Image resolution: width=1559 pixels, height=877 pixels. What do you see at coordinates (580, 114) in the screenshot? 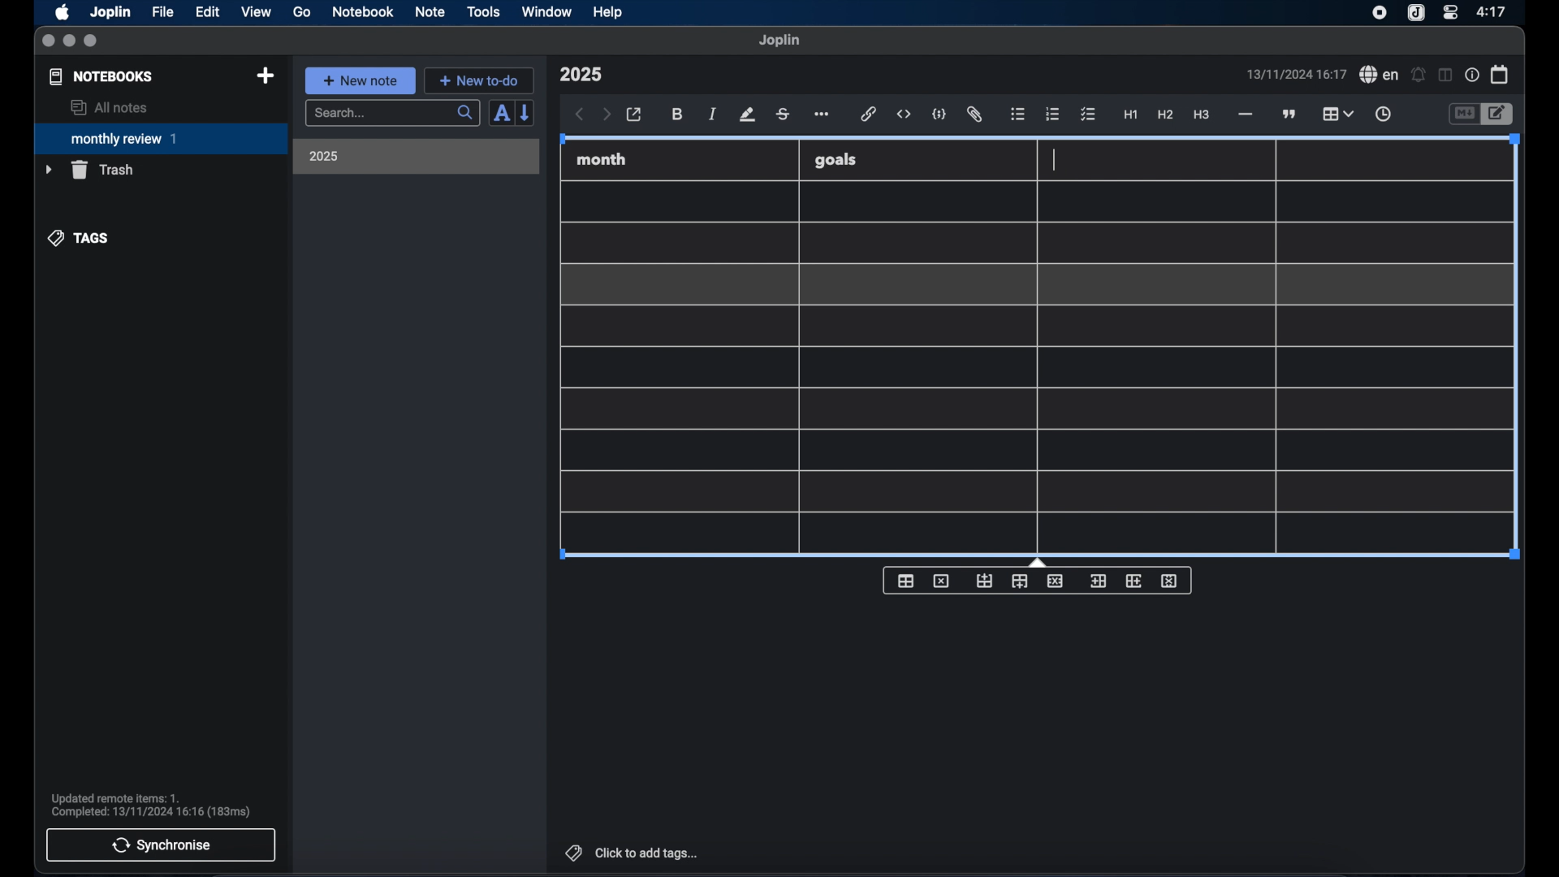
I see `back` at bounding box center [580, 114].